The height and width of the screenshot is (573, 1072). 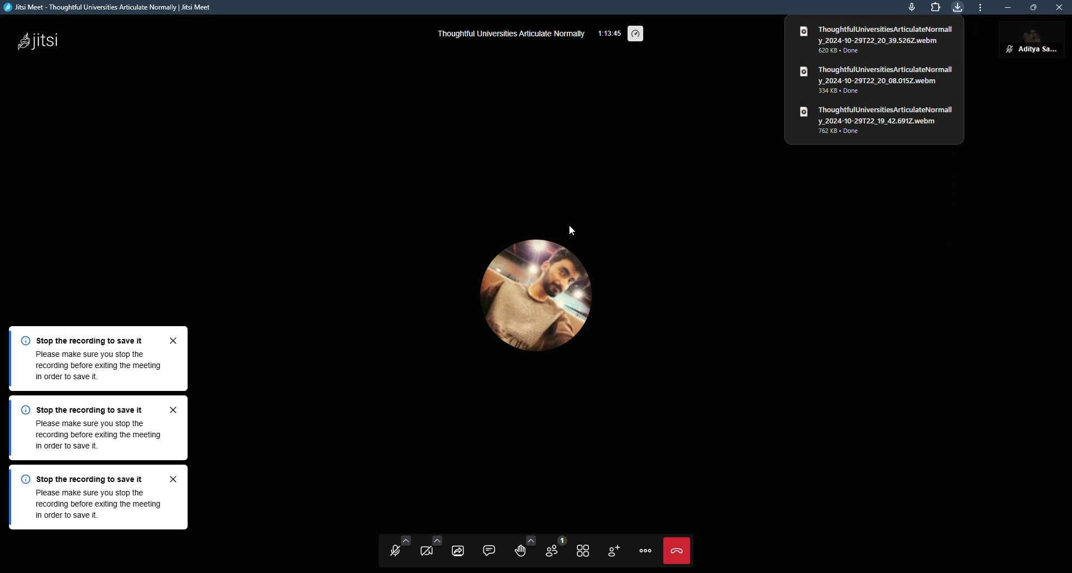 What do you see at coordinates (516, 550) in the screenshot?
I see `raise hand` at bounding box center [516, 550].